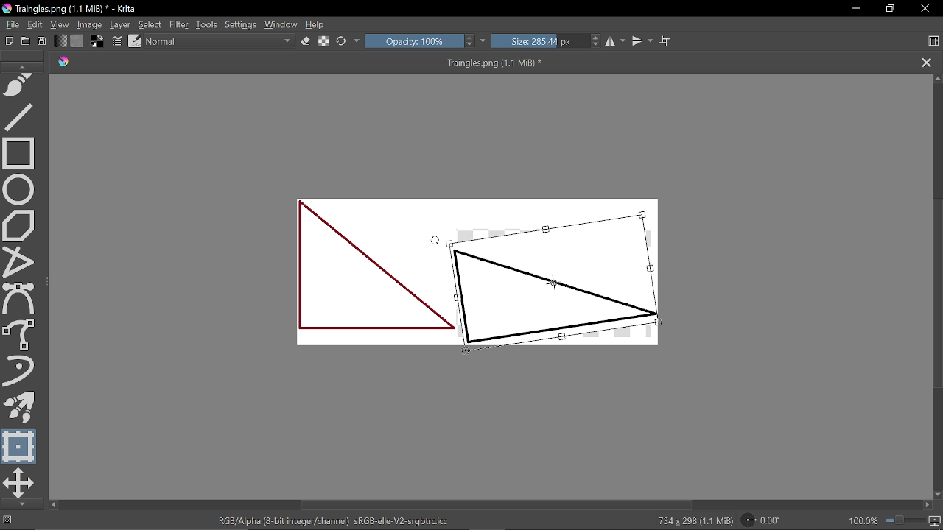 The height and width of the screenshot is (530, 943). Describe the element at coordinates (928, 63) in the screenshot. I see `Close tag` at that location.